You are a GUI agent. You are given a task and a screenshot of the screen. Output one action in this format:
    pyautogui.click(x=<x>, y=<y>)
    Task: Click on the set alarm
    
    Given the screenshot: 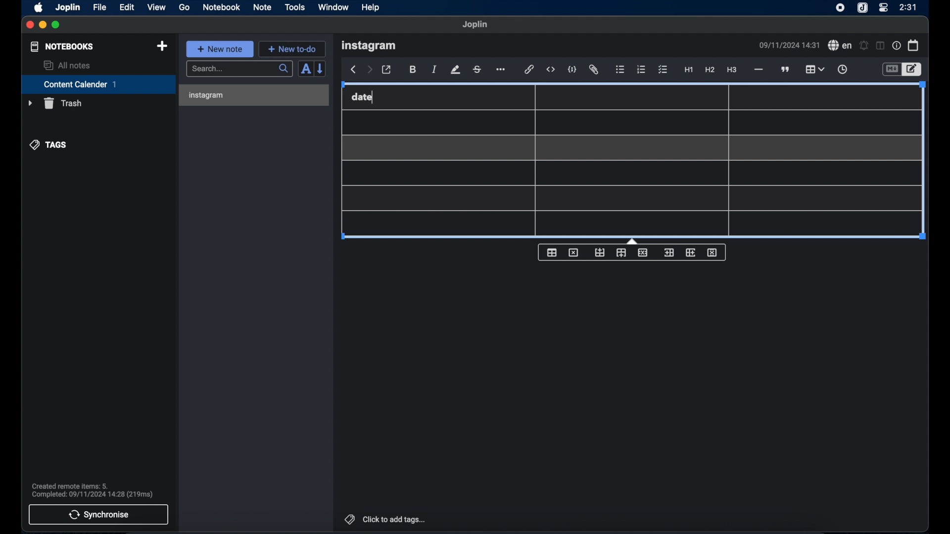 What is the action you would take?
    pyautogui.click(x=864, y=45)
    